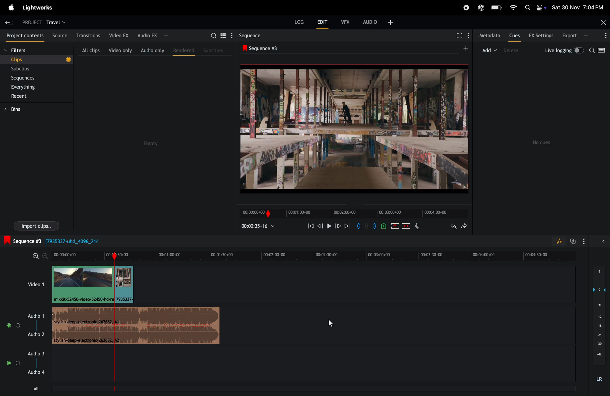 The width and height of the screenshot is (610, 396). What do you see at coordinates (603, 36) in the screenshot?
I see `more options` at bounding box center [603, 36].